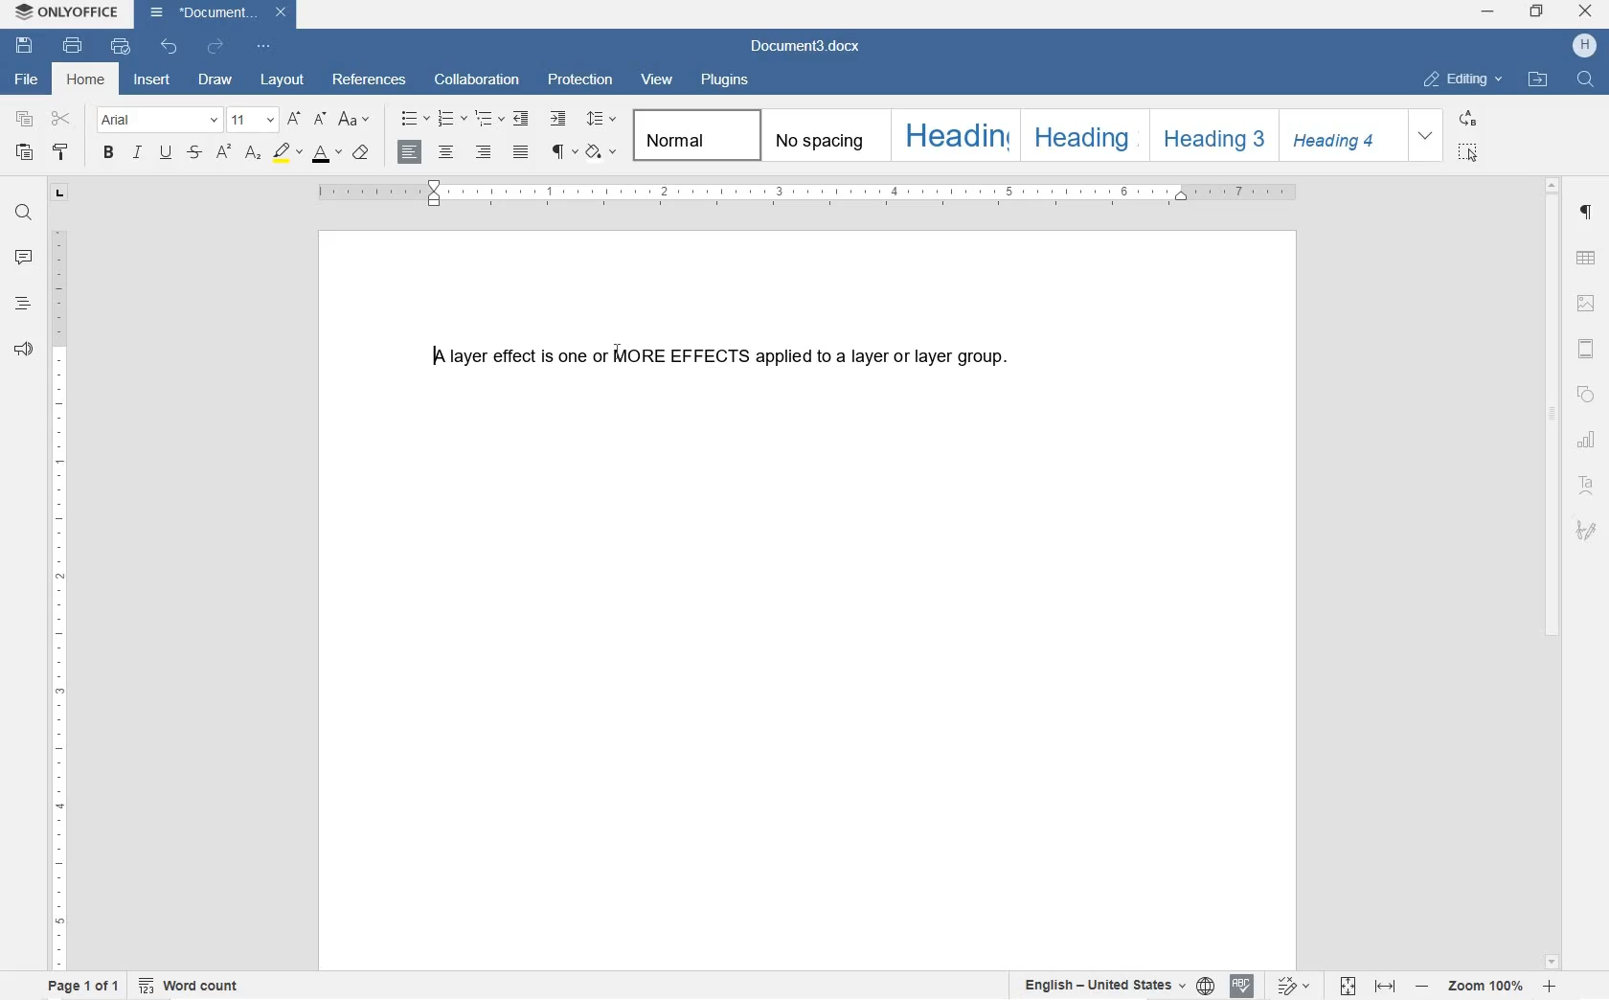 The width and height of the screenshot is (1609, 1000). Describe the element at coordinates (29, 80) in the screenshot. I see `FILE` at that location.